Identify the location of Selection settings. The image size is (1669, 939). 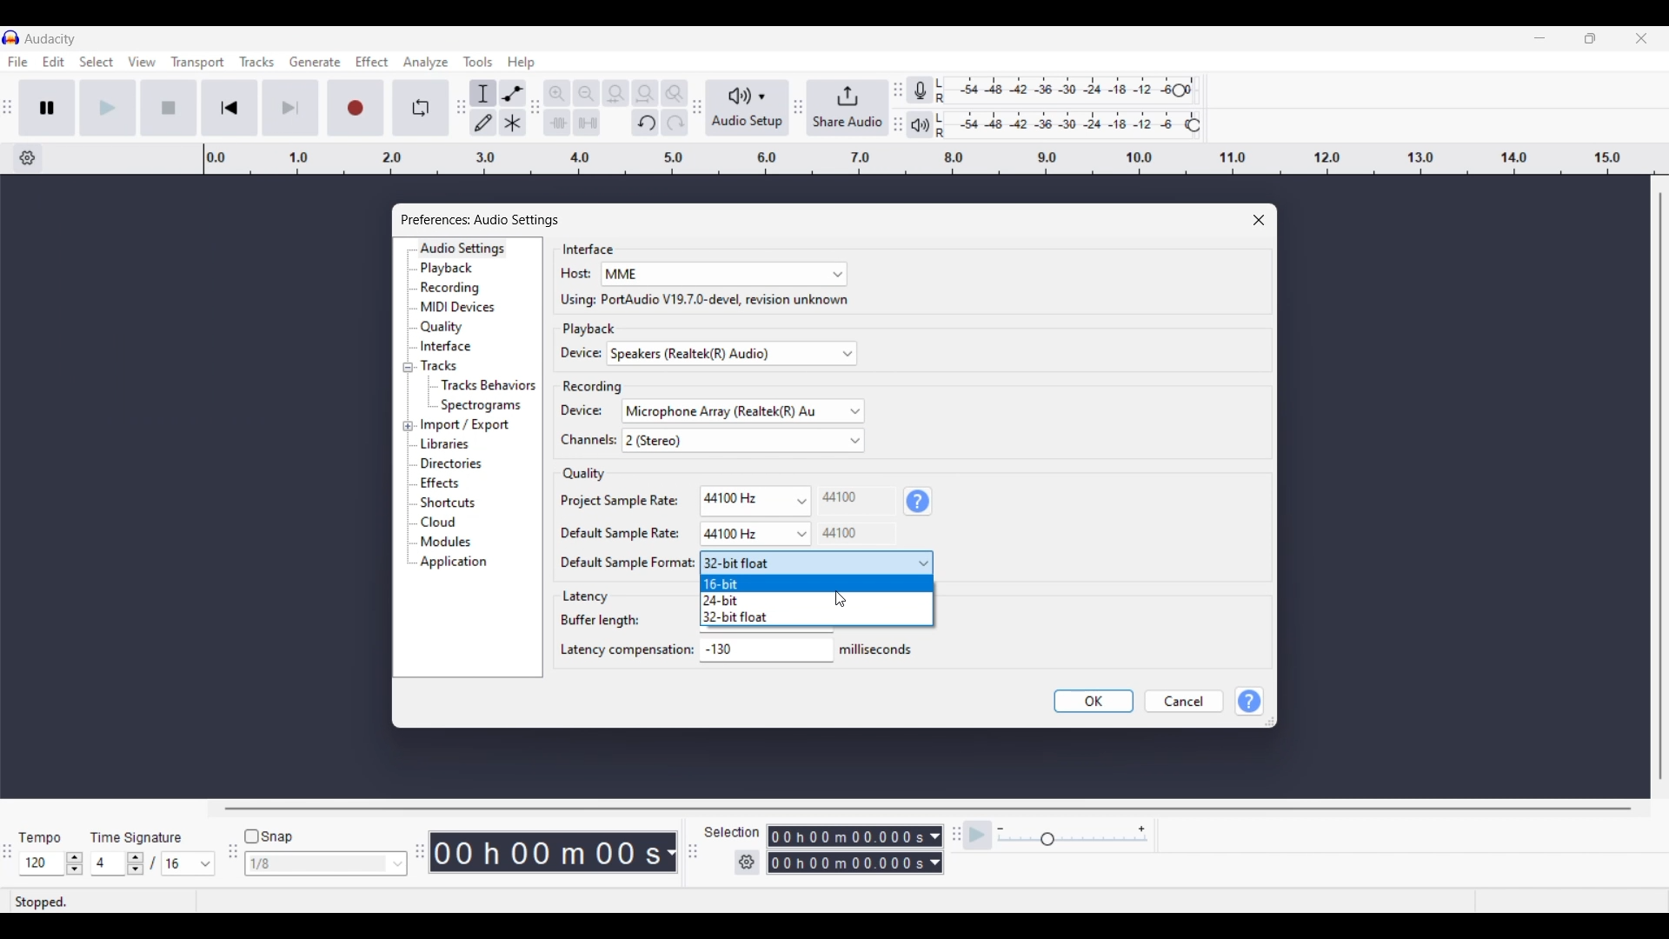
(748, 862).